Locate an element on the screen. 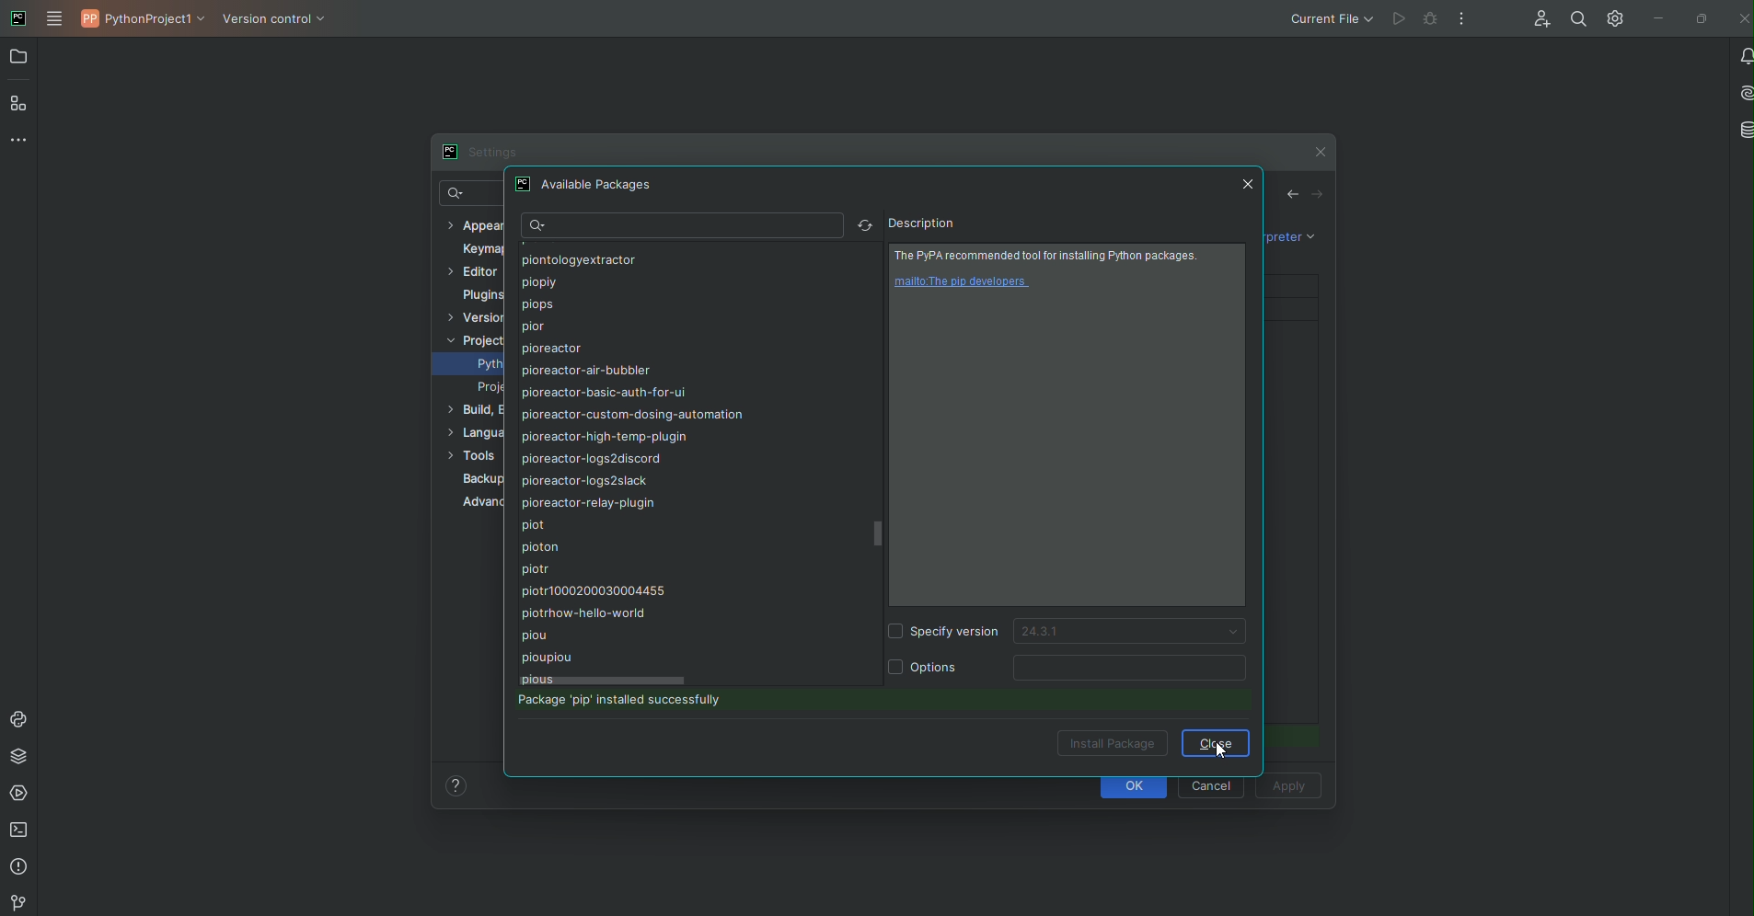 This screenshot has height=916, width=1754. Console is located at coordinates (17, 716).